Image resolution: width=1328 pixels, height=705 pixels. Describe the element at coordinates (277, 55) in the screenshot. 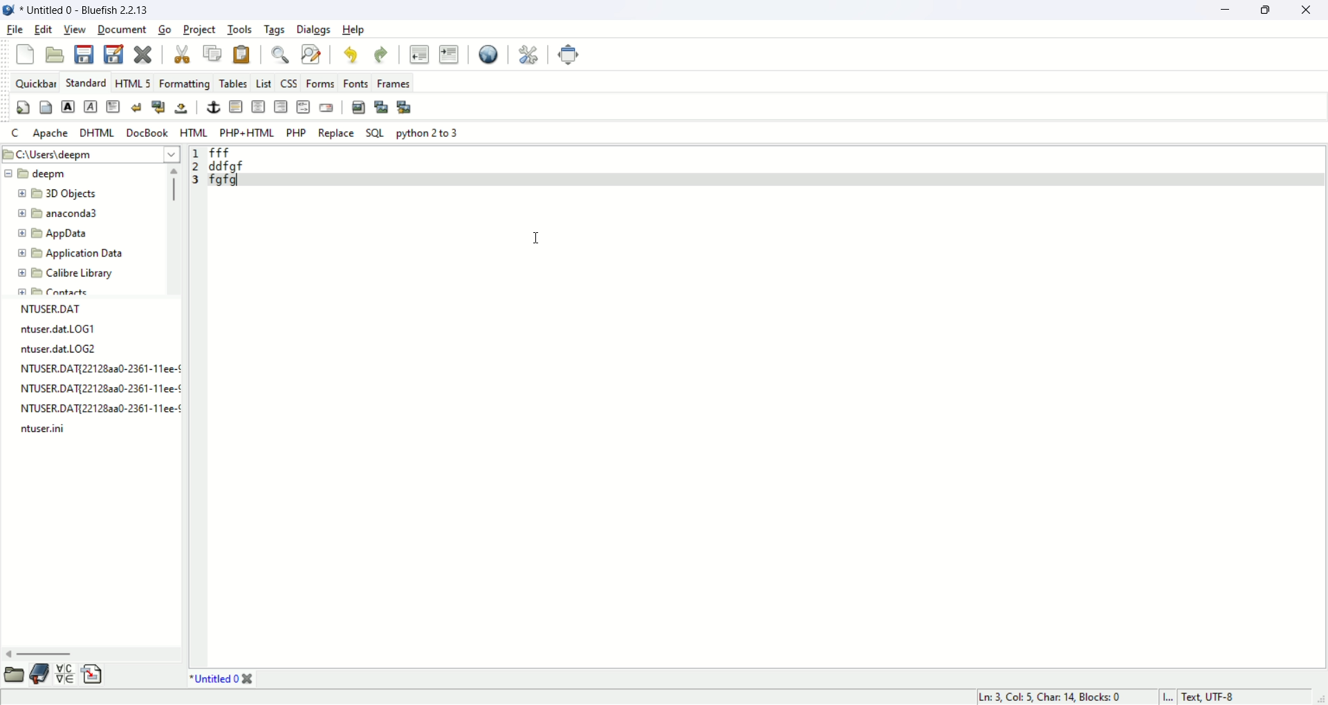

I see `show find bar` at that location.